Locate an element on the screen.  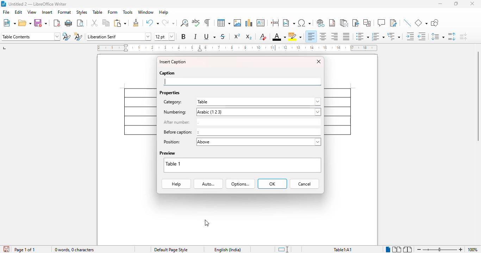
insert comment is located at coordinates (381, 22).